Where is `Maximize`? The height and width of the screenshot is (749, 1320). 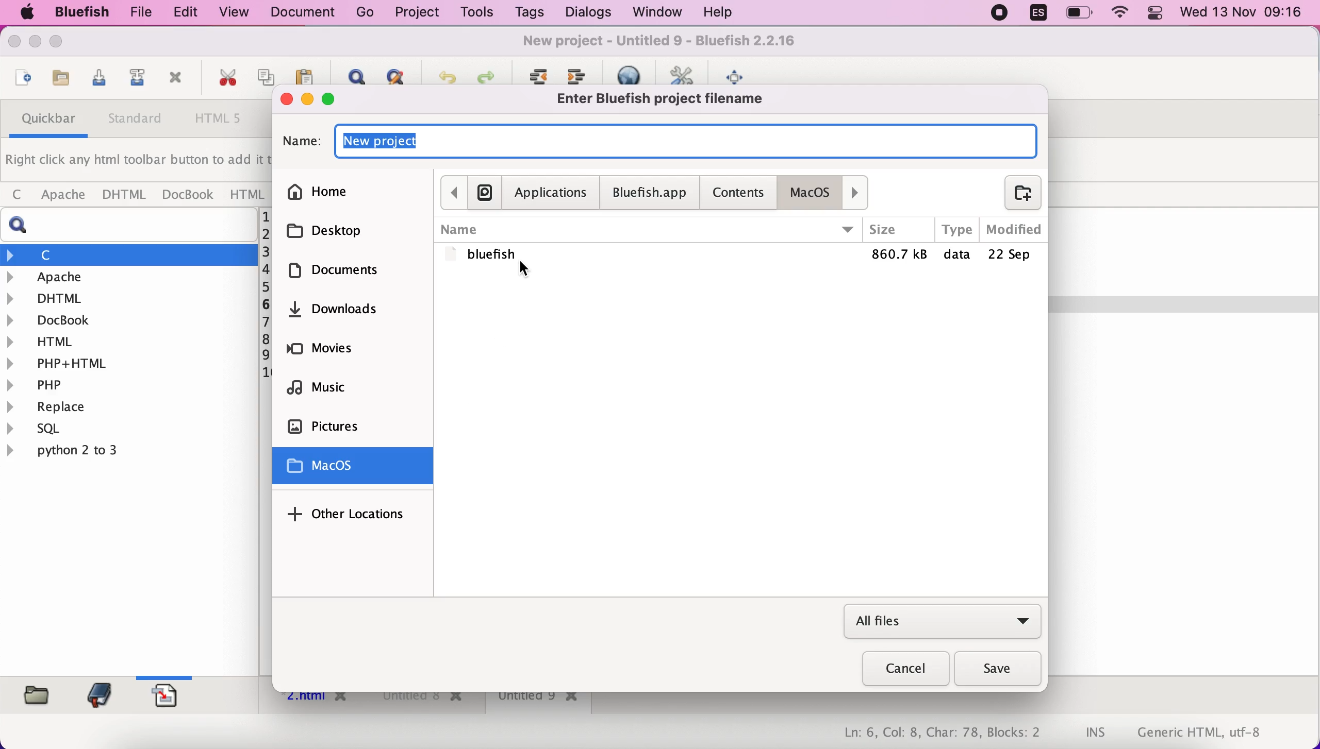 Maximize is located at coordinates (61, 43).